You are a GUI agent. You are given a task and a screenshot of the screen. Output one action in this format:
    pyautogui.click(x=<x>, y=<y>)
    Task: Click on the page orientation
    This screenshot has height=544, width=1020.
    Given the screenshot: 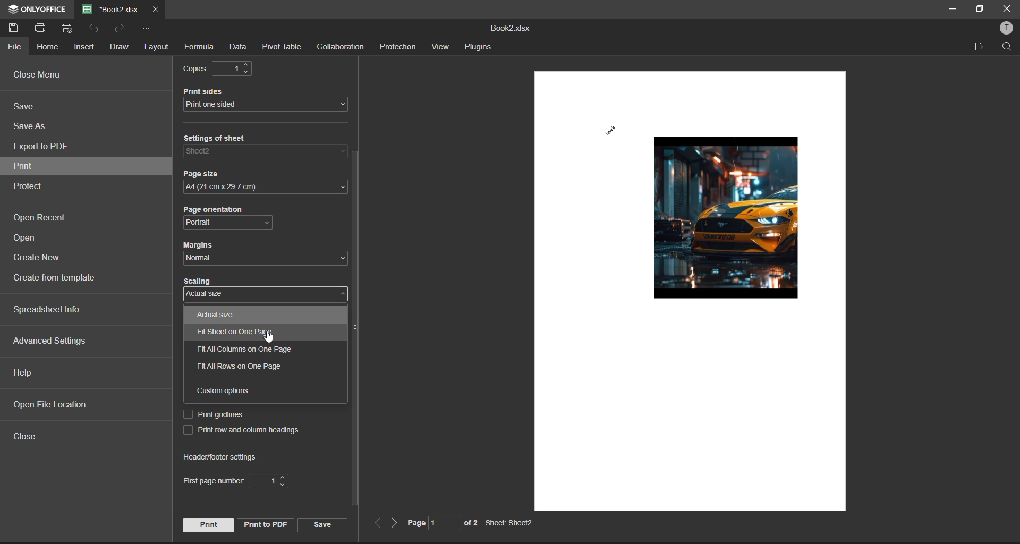 What is the action you would take?
    pyautogui.click(x=221, y=211)
    